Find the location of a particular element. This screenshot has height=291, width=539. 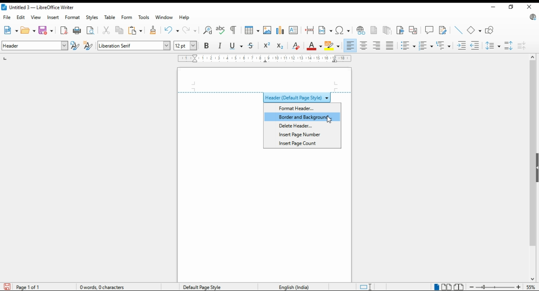

show draw functions is located at coordinates (491, 30).